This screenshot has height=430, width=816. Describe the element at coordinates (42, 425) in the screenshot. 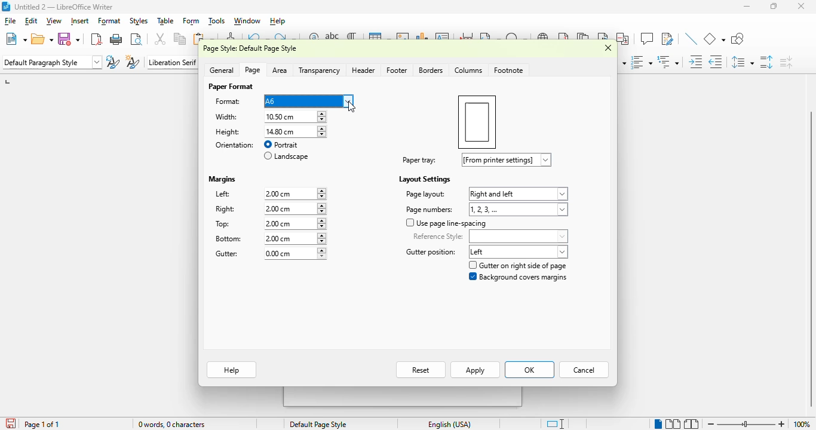

I see `page 1 of 1` at that location.